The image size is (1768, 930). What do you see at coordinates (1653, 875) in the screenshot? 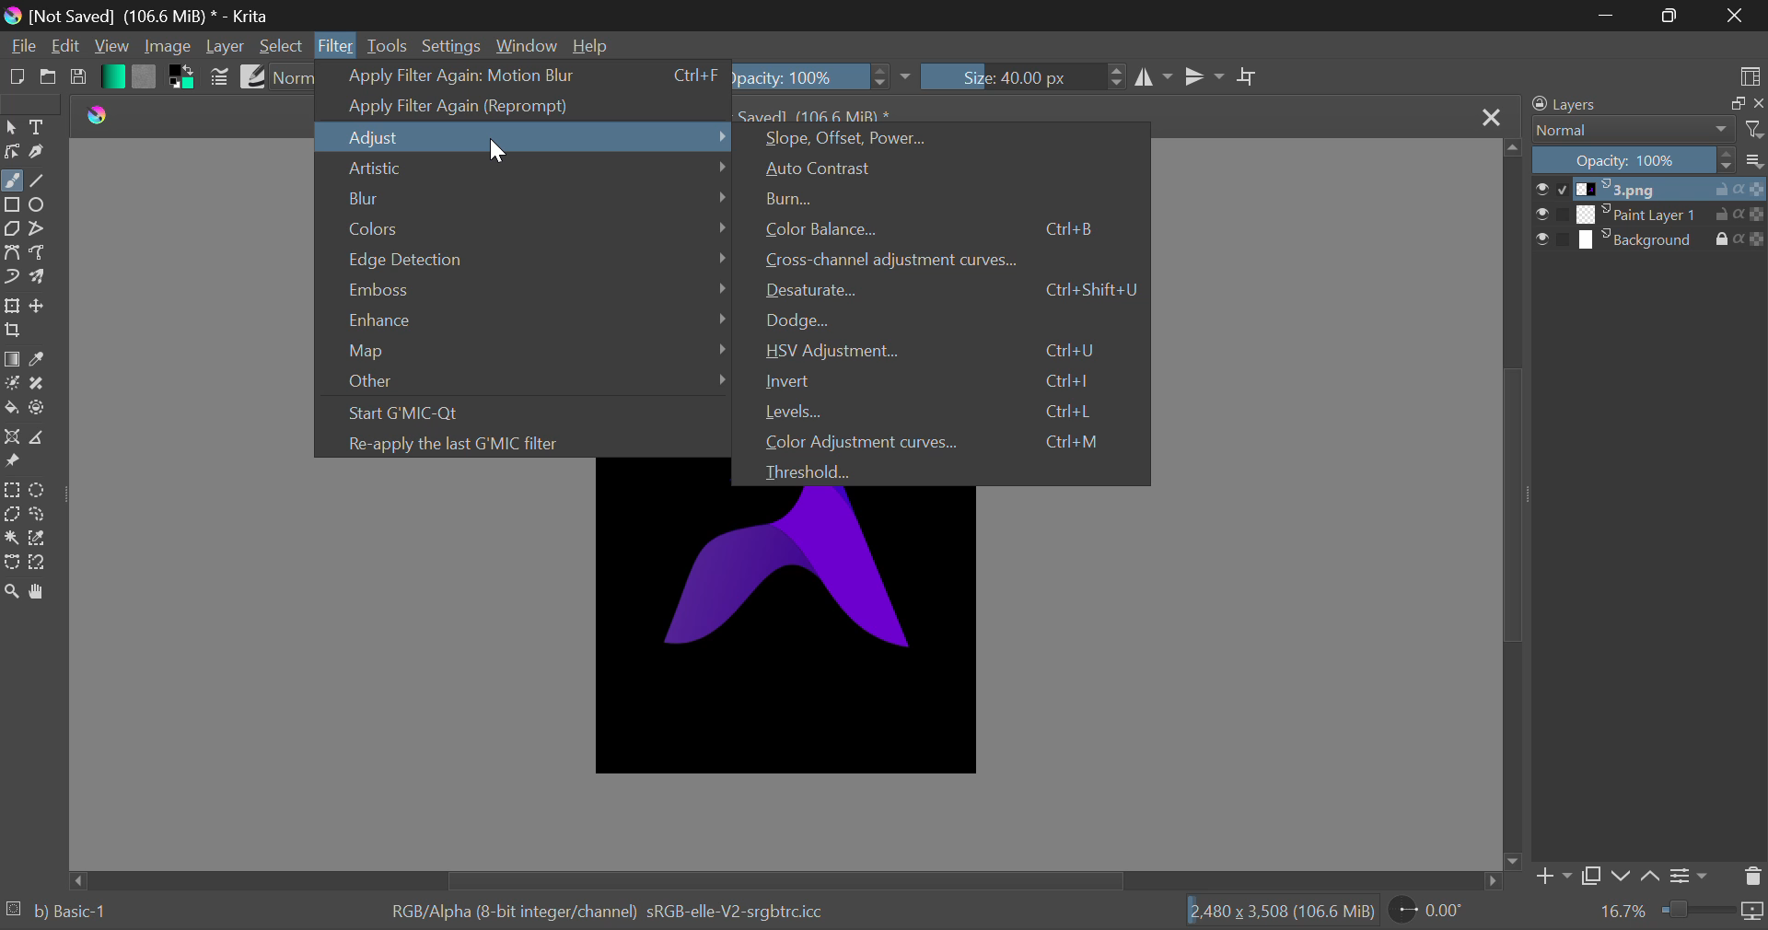
I see `Move Layer Up` at bounding box center [1653, 875].